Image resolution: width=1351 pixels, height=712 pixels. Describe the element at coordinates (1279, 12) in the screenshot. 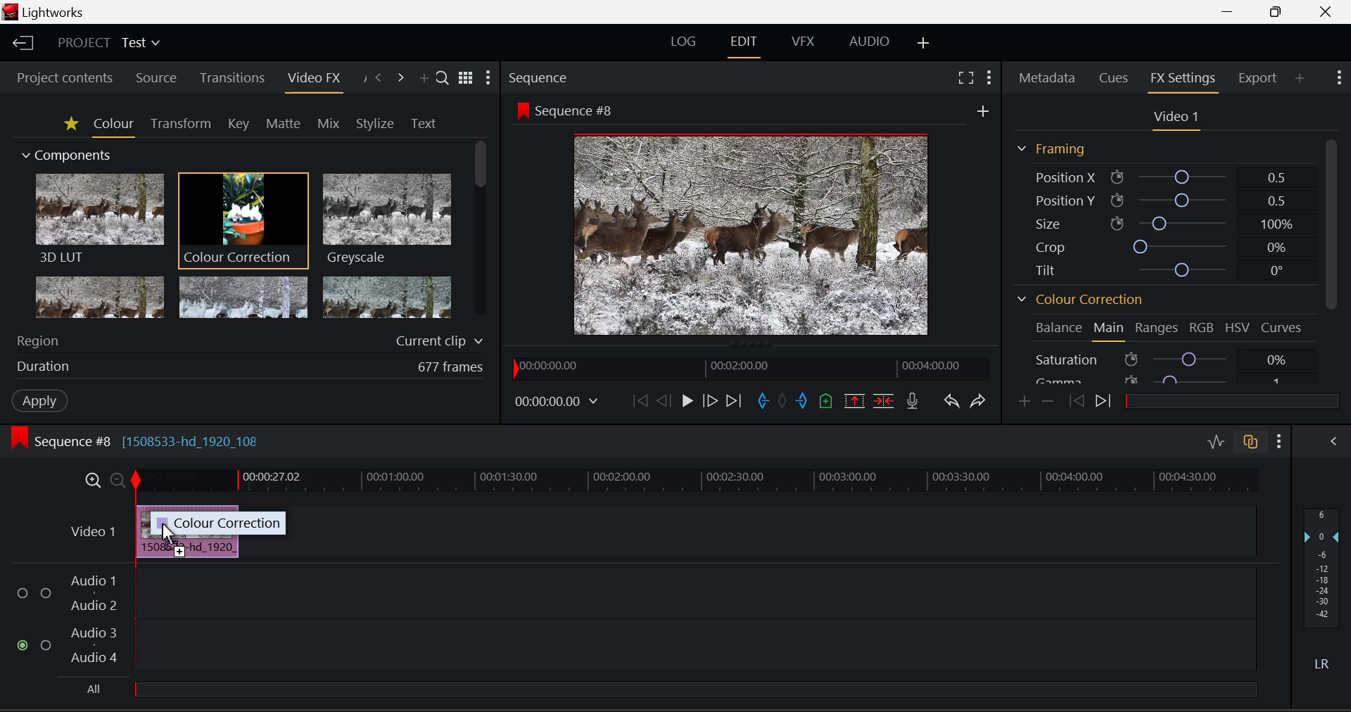

I see `Minimize` at that location.